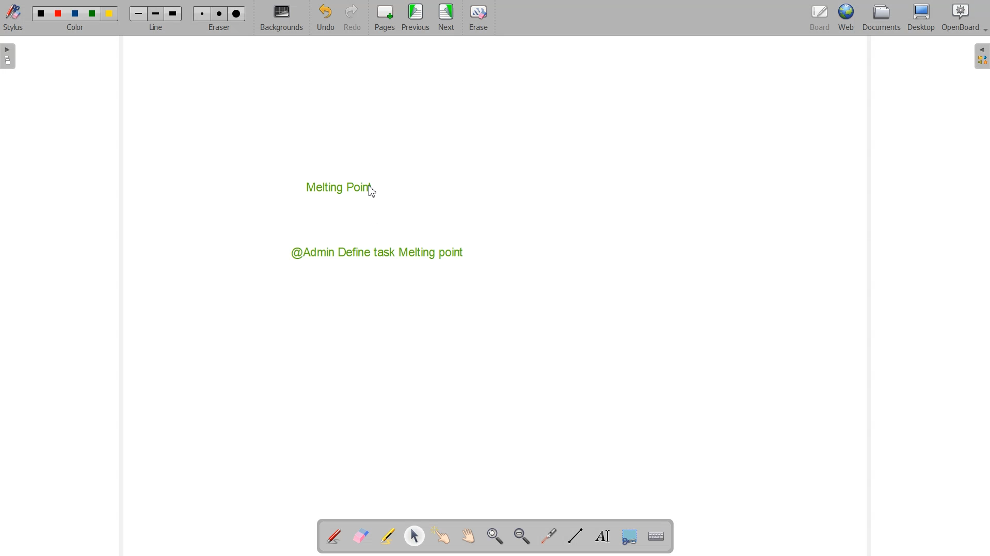  Describe the element at coordinates (379, 252) in the screenshot. I see `@Admin Define task Melting point` at that location.